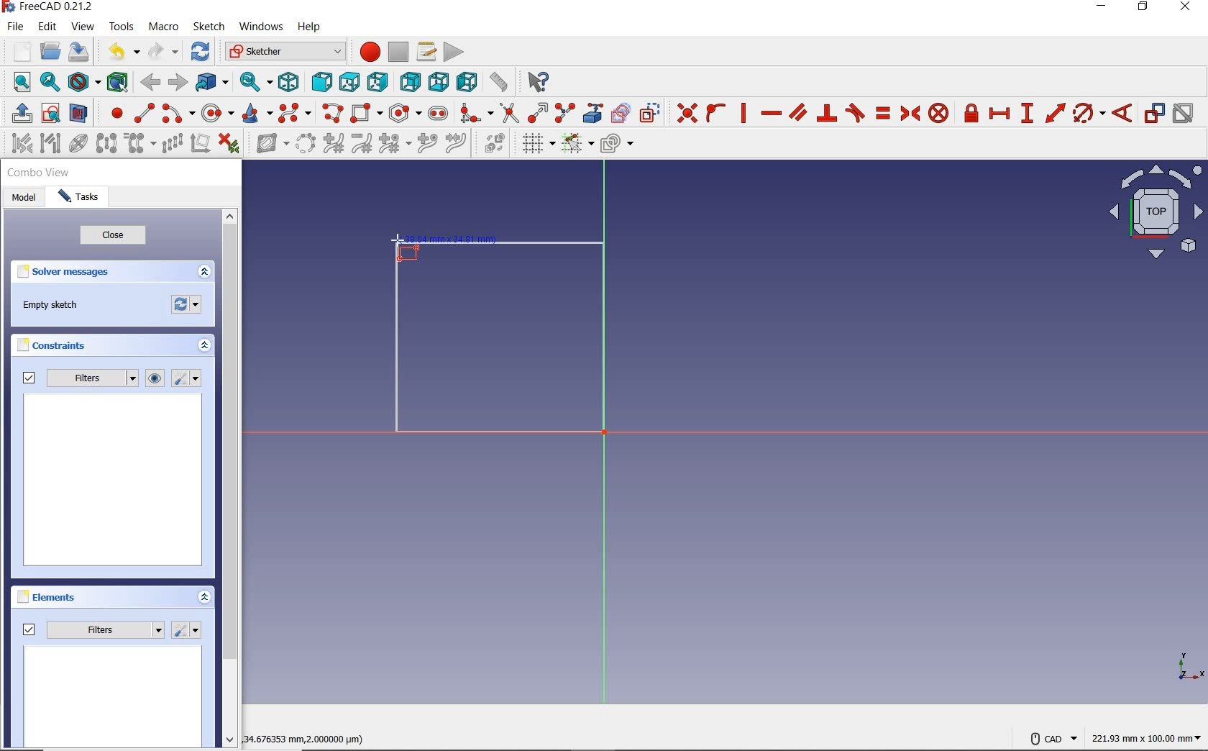 Image resolution: width=1208 pixels, height=751 pixels. Describe the element at coordinates (882, 113) in the screenshot. I see `constrain equal` at that location.